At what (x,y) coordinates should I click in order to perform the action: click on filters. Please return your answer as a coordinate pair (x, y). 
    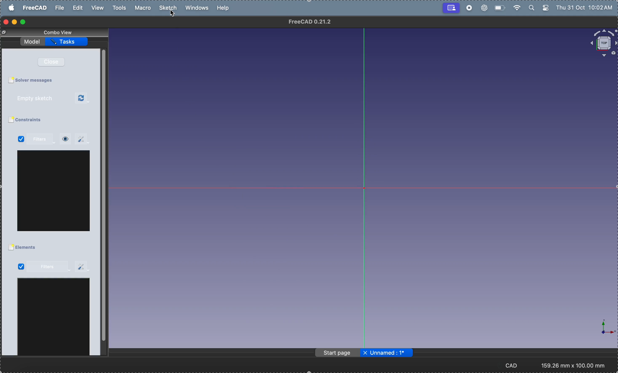
    Looking at the image, I should click on (48, 267).